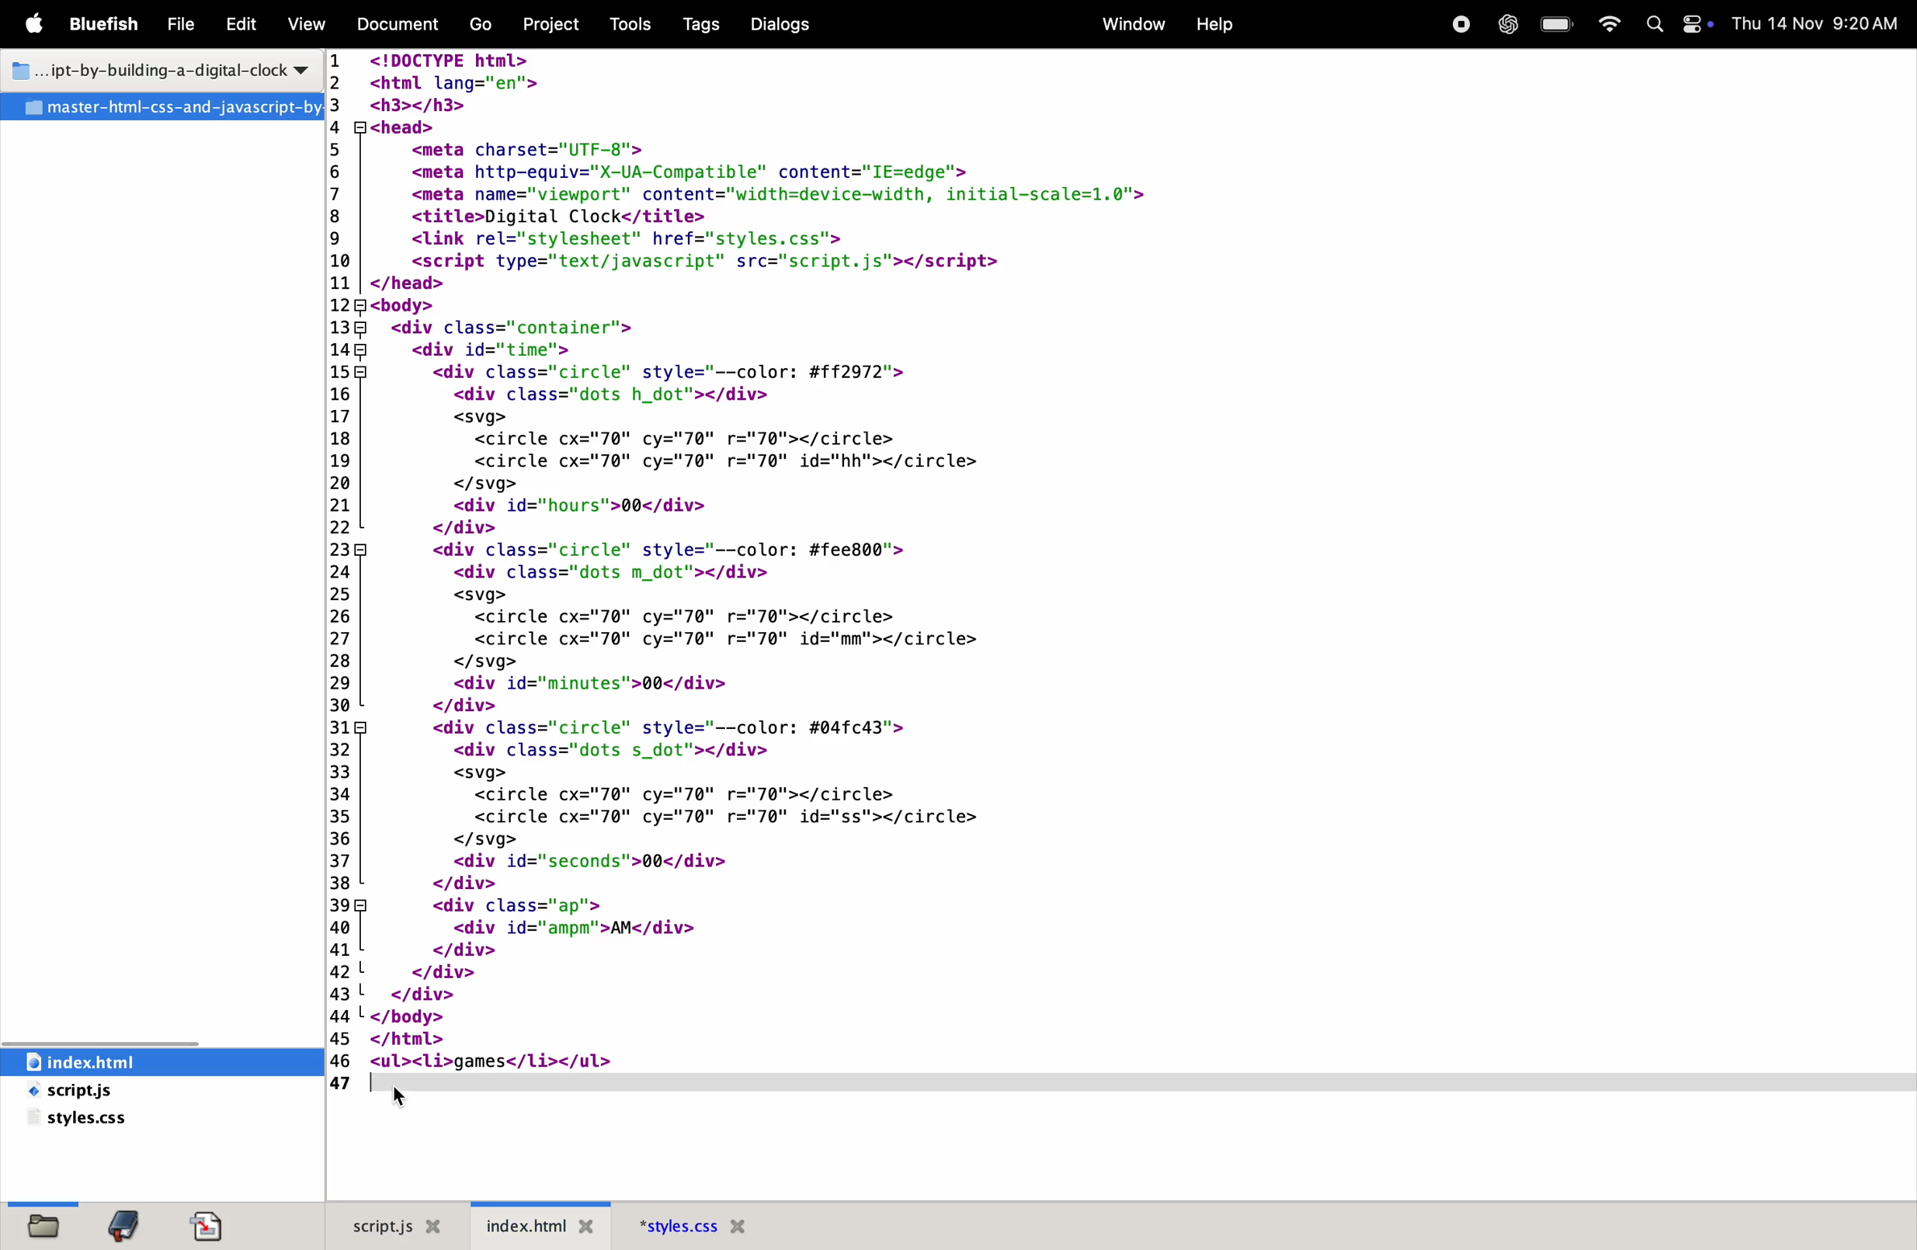 Image resolution: width=1917 pixels, height=1250 pixels. What do you see at coordinates (1214, 24) in the screenshot?
I see `help` at bounding box center [1214, 24].